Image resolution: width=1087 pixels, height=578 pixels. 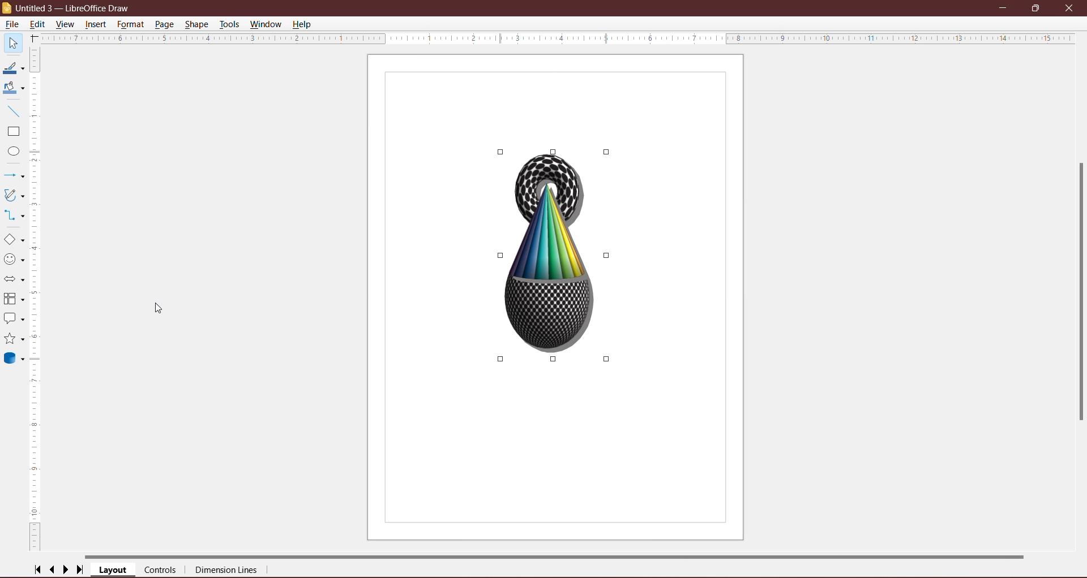 I want to click on Dimension Lines, so click(x=227, y=571).